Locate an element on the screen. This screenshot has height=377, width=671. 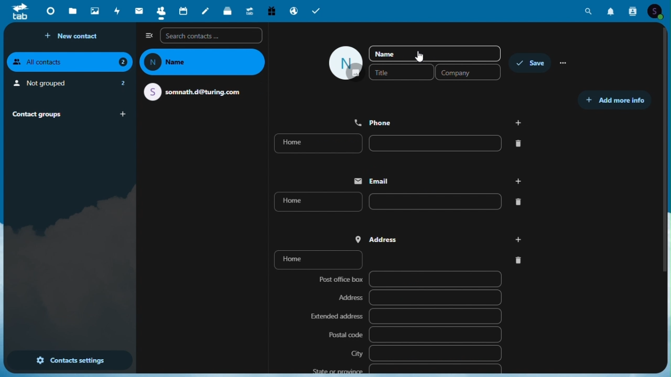
All contacts is located at coordinates (70, 62).